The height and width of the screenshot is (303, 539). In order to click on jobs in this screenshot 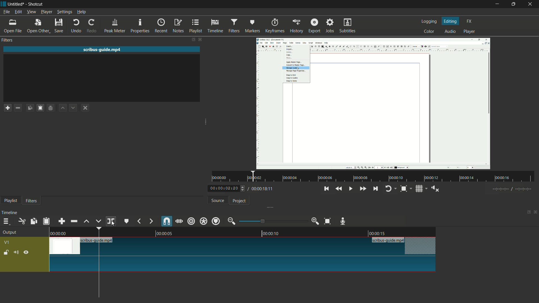, I will do `click(330, 25)`.